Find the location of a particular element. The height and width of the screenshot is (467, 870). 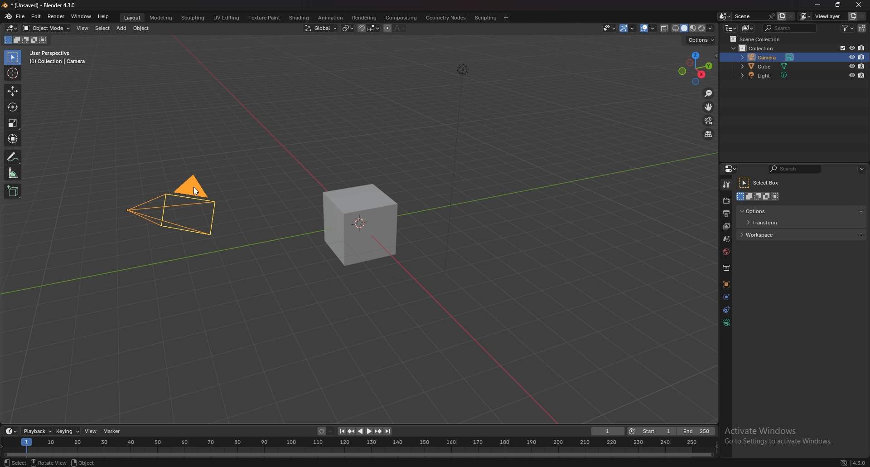

view is located at coordinates (90, 431).